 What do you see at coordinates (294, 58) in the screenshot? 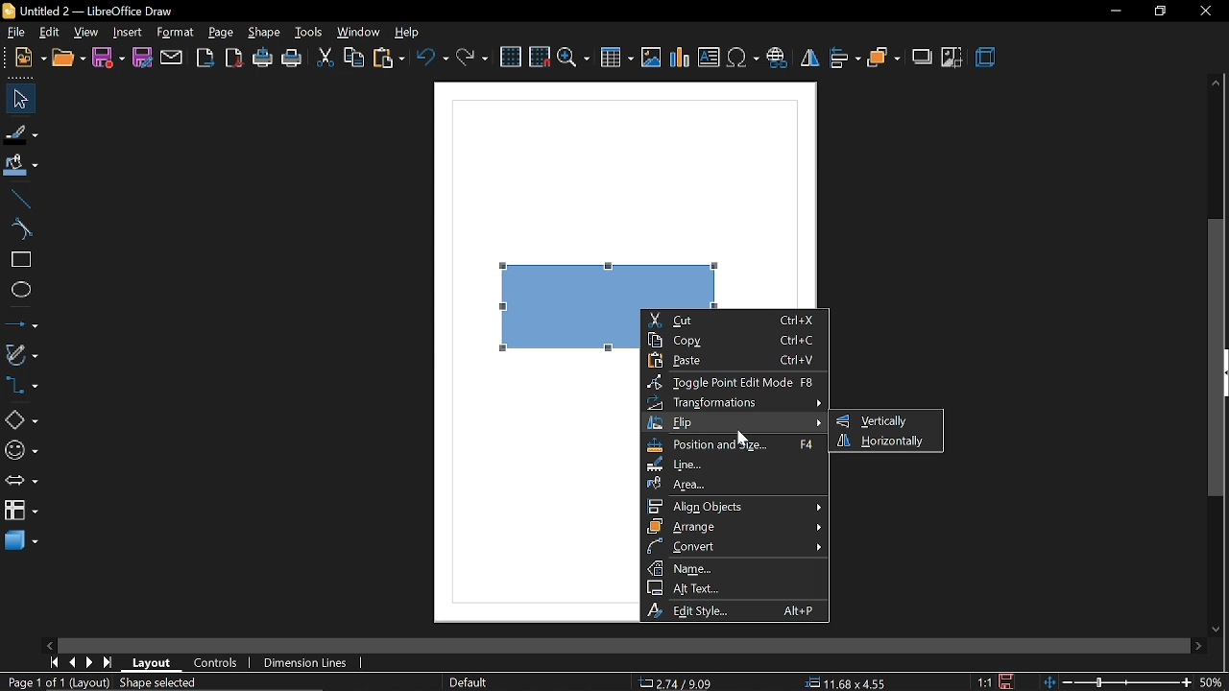
I see `print` at bounding box center [294, 58].